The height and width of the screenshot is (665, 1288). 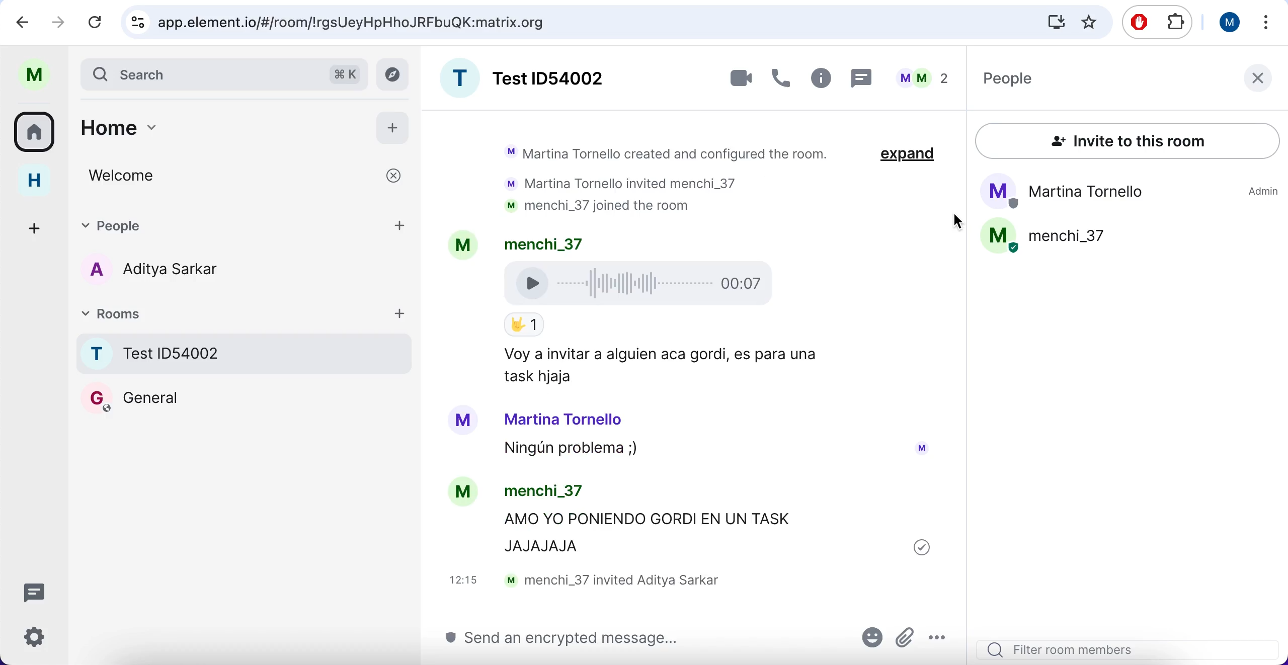 I want to click on Avatar, so click(x=466, y=492).